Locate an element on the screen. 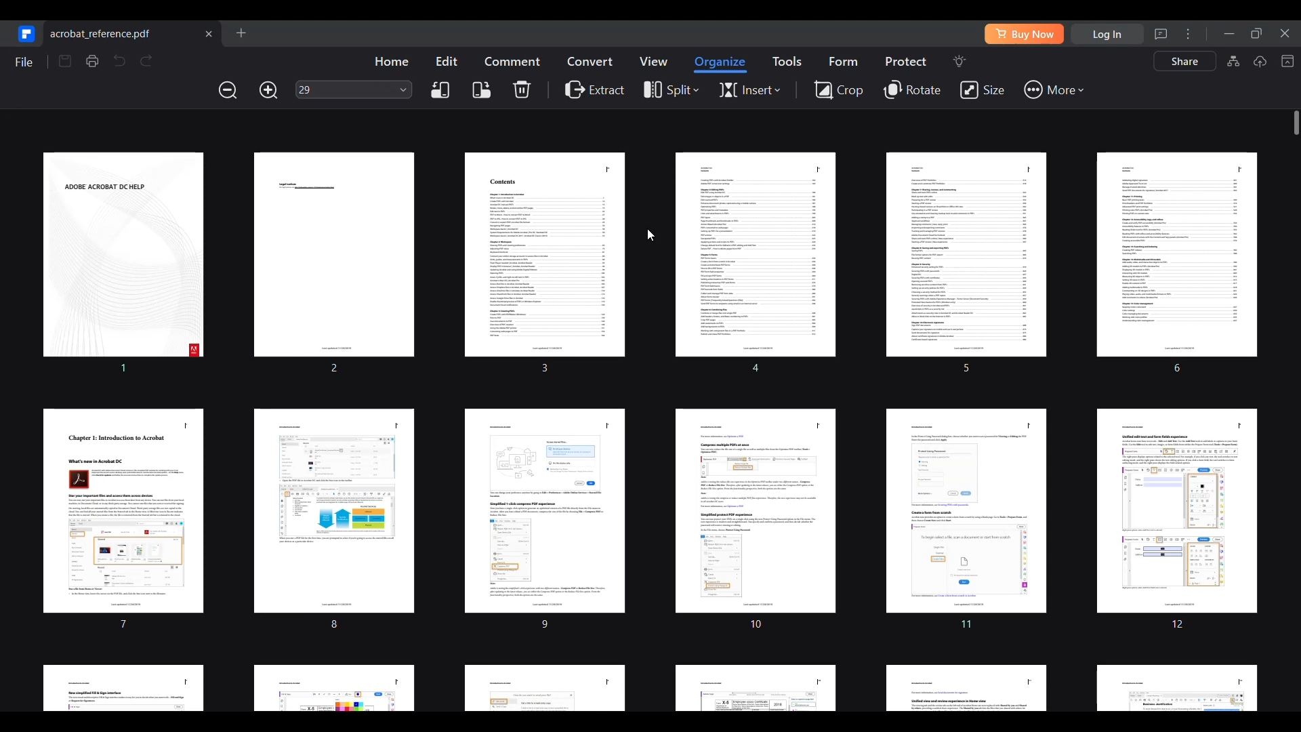 The height and width of the screenshot is (732, 1301). Comment is located at coordinates (512, 61).